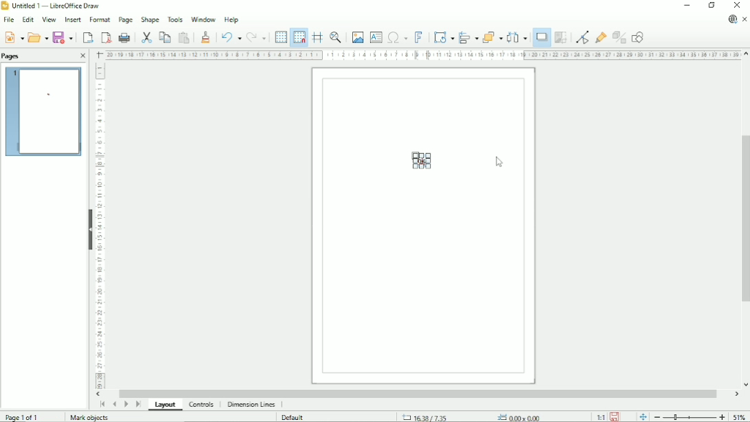  What do you see at coordinates (600, 417) in the screenshot?
I see `Scaling factor` at bounding box center [600, 417].